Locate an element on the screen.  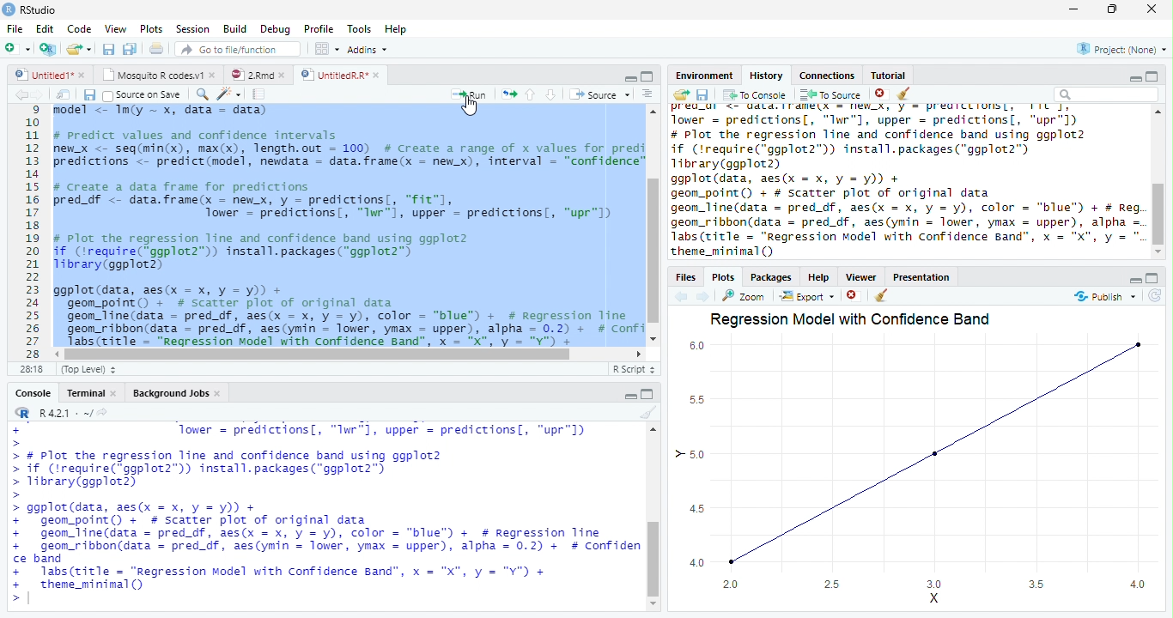
Next is located at coordinates (702, 298).